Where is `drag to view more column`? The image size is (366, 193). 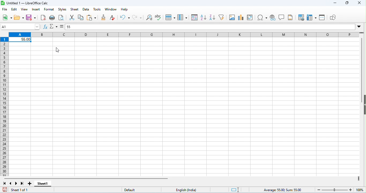
drag to view more column is located at coordinates (358, 178).